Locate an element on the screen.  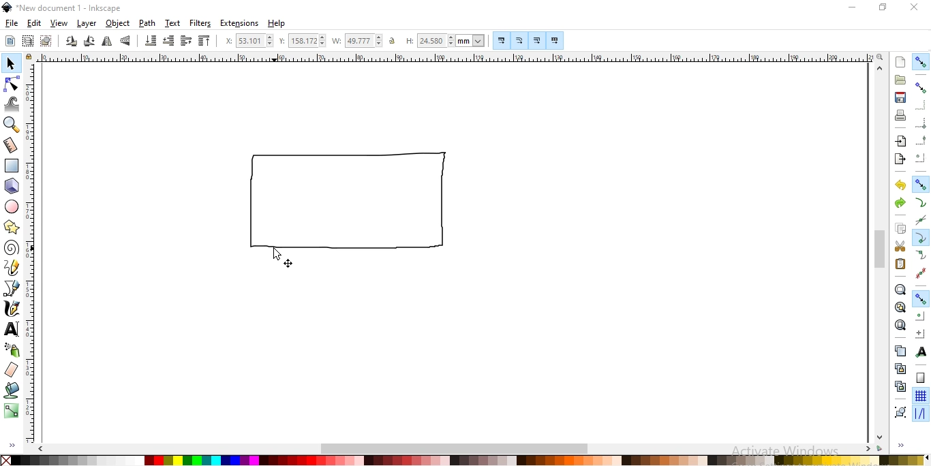
create 3d boxes is located at coordinates (12, 187).